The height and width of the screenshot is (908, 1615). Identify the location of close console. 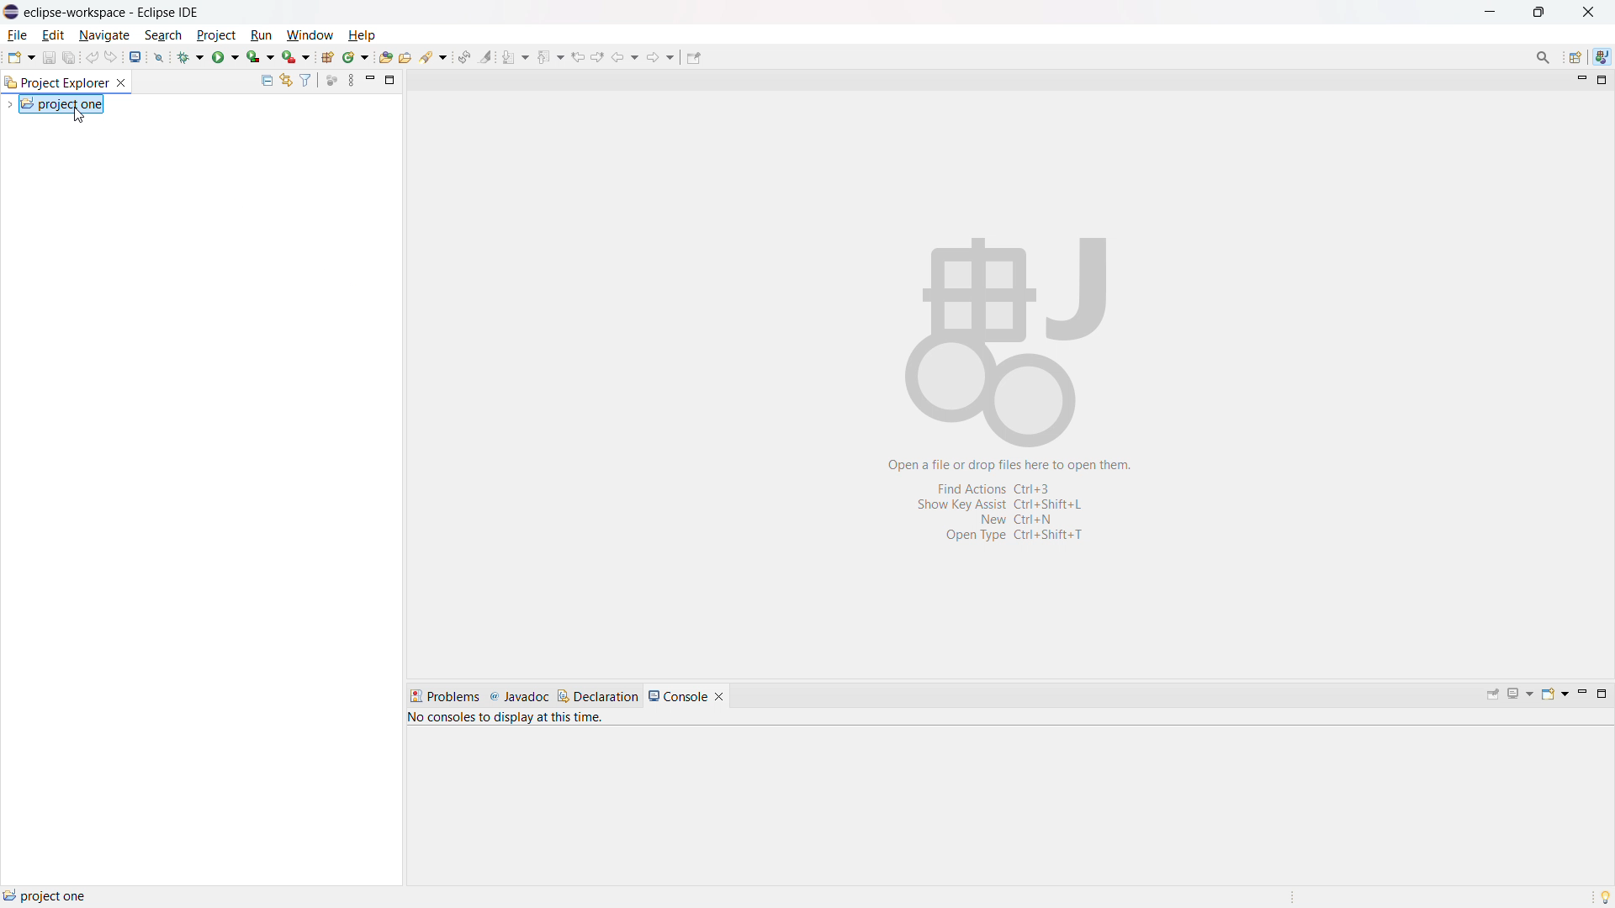
(719, 697).